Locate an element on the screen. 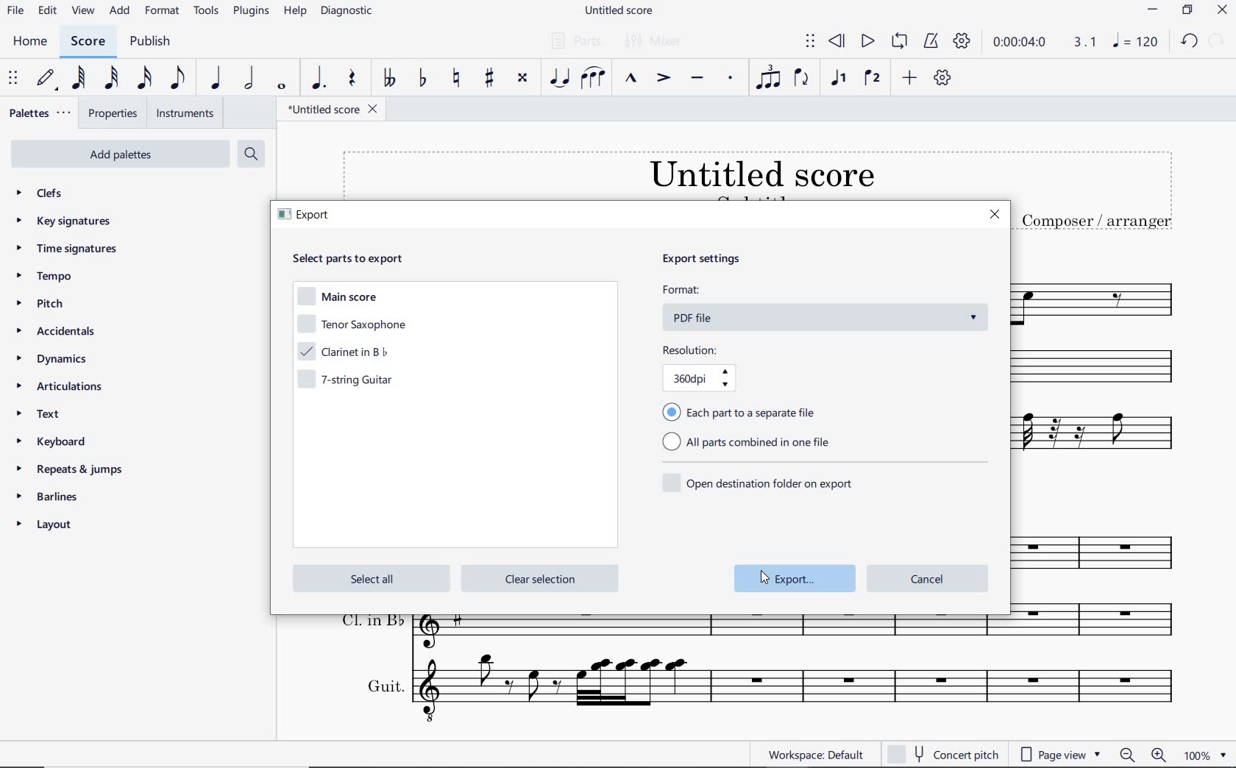  NOTE is located at coordinates (1135, 40).